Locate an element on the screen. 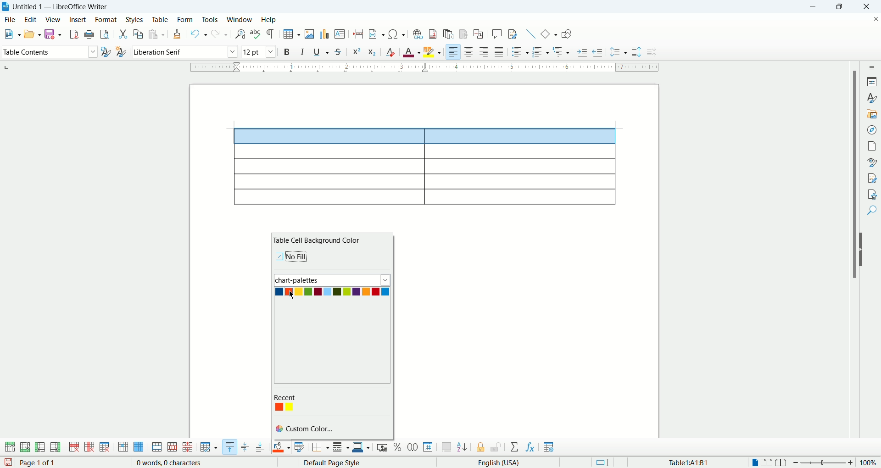  align bottom is located at coordinates (261, 447).